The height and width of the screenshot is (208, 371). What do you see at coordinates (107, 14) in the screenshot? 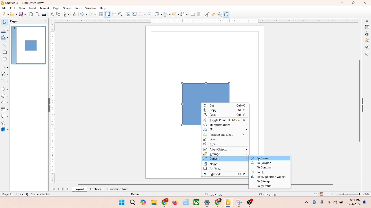
I see `snap to grid` at bounding box center [107, 14].